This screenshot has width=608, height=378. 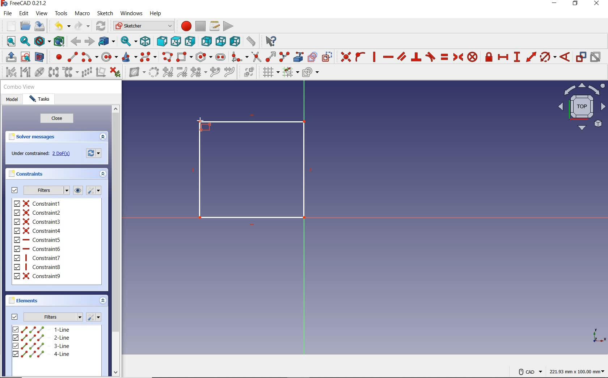 What do you see at coordinates (128, 41) in the screenshot?
I see `sync view` at bounding box center [128, 41].